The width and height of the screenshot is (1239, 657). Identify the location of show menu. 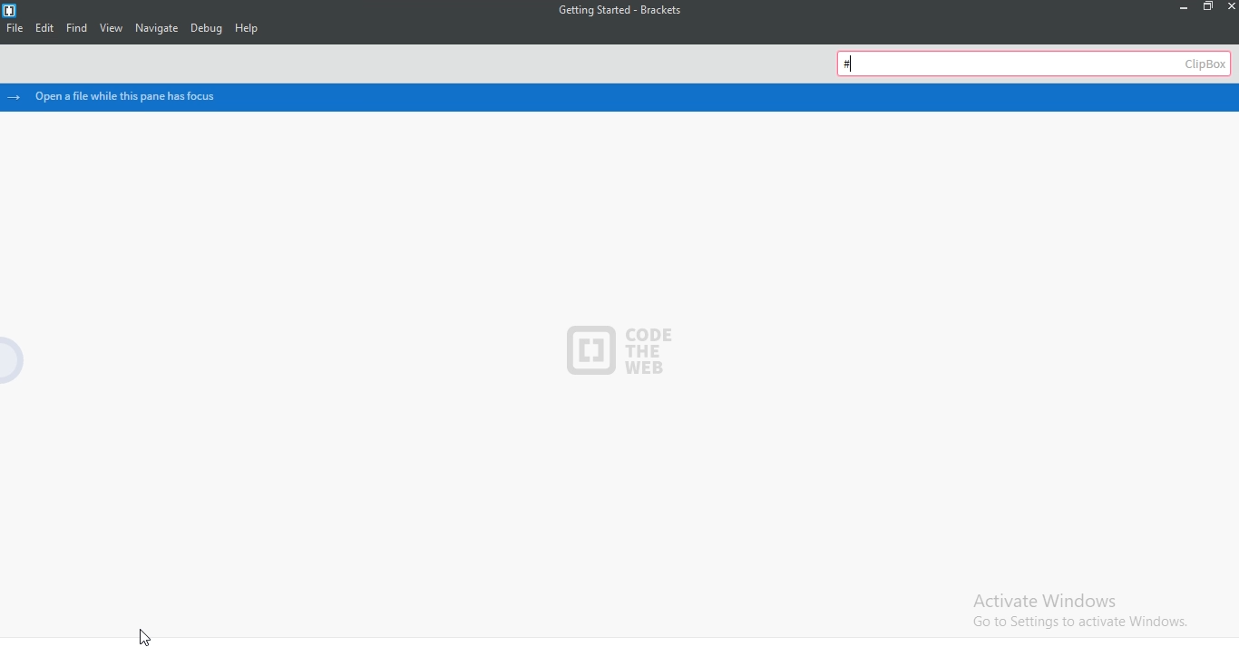
(26, 360).